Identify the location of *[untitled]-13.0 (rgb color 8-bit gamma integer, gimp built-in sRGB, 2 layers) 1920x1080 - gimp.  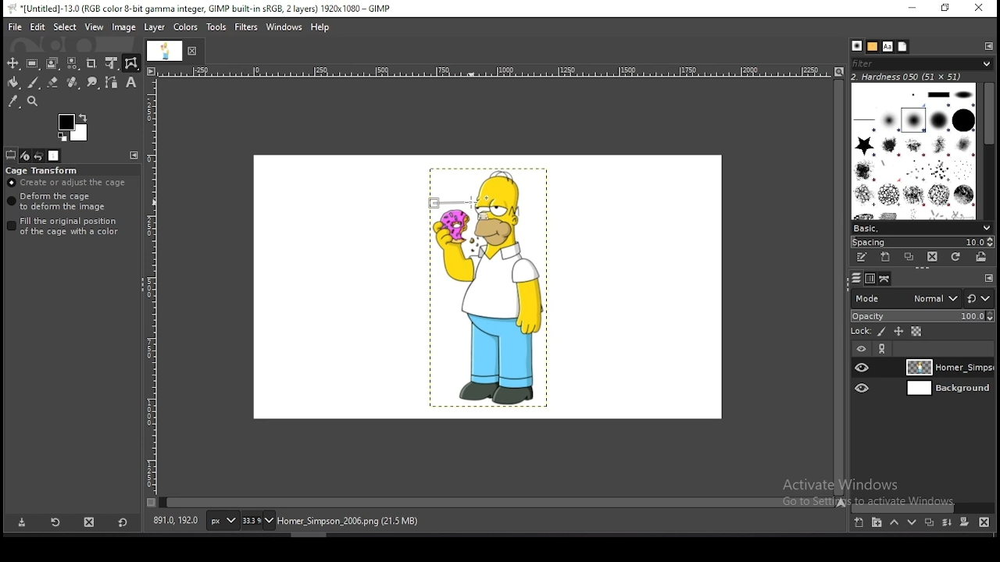
(204, 9).